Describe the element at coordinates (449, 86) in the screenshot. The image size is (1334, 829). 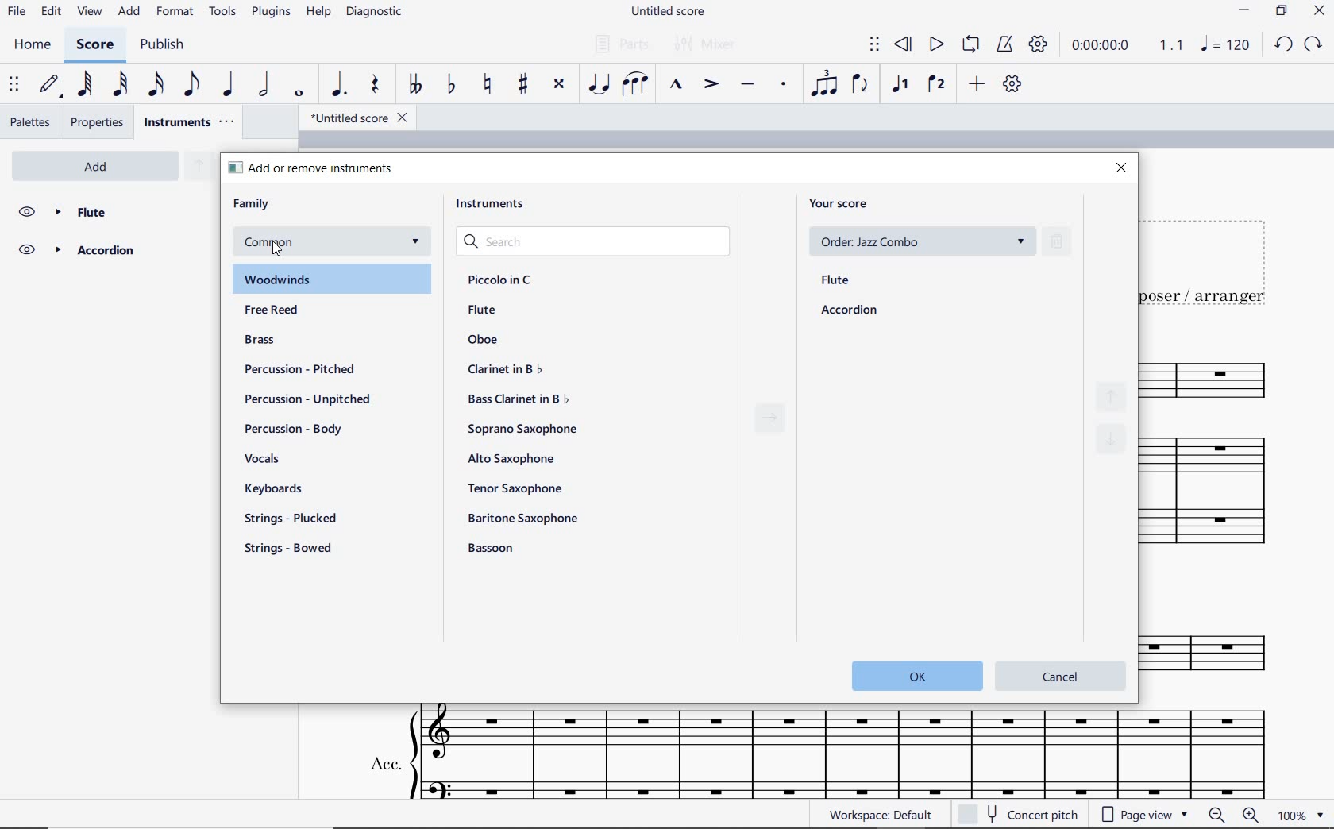
I see `toggle flat` at that location.